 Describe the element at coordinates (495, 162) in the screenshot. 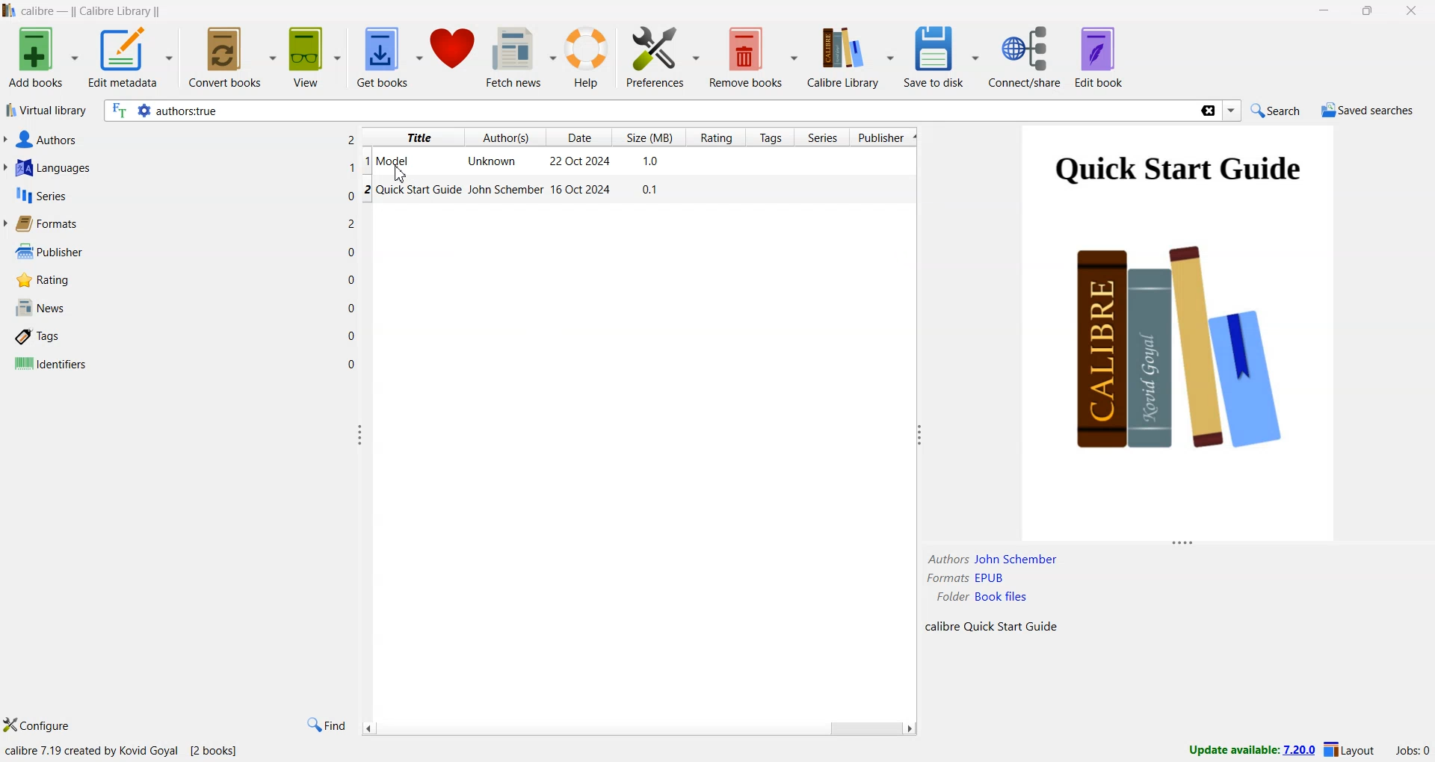

I see `unknown` at that location.